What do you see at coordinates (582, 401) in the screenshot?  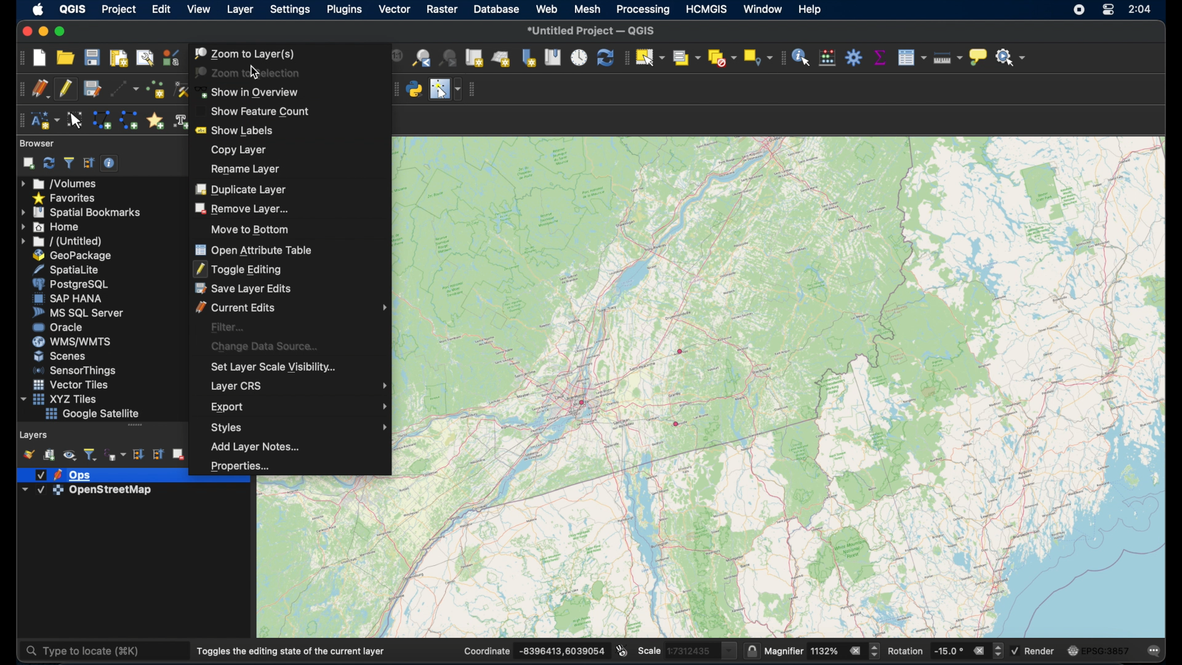 I see `point feature` at bounding box center [582, 401].